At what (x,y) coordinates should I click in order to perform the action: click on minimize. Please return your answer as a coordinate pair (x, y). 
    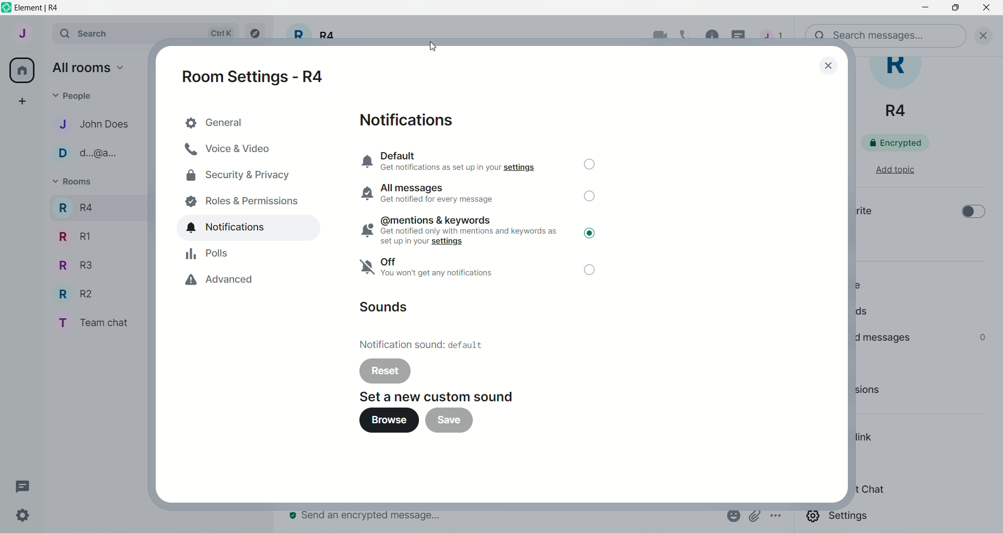
    Looking at the image, I should click on (923, 9).